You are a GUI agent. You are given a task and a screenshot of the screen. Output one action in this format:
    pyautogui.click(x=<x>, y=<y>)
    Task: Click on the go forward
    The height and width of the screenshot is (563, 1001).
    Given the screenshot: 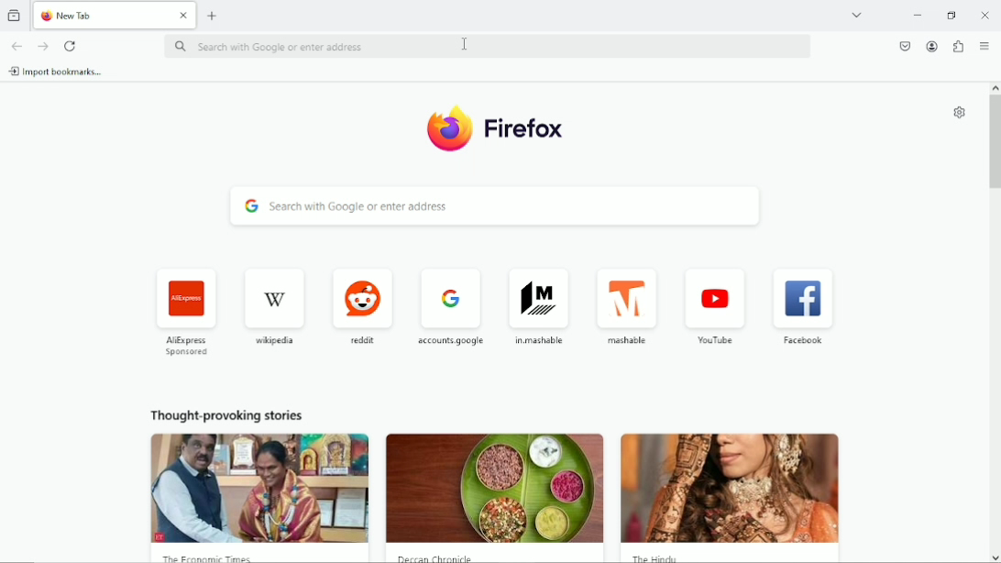 What is the action you would take?
    pyautogui.click(x=42, y=46)
    